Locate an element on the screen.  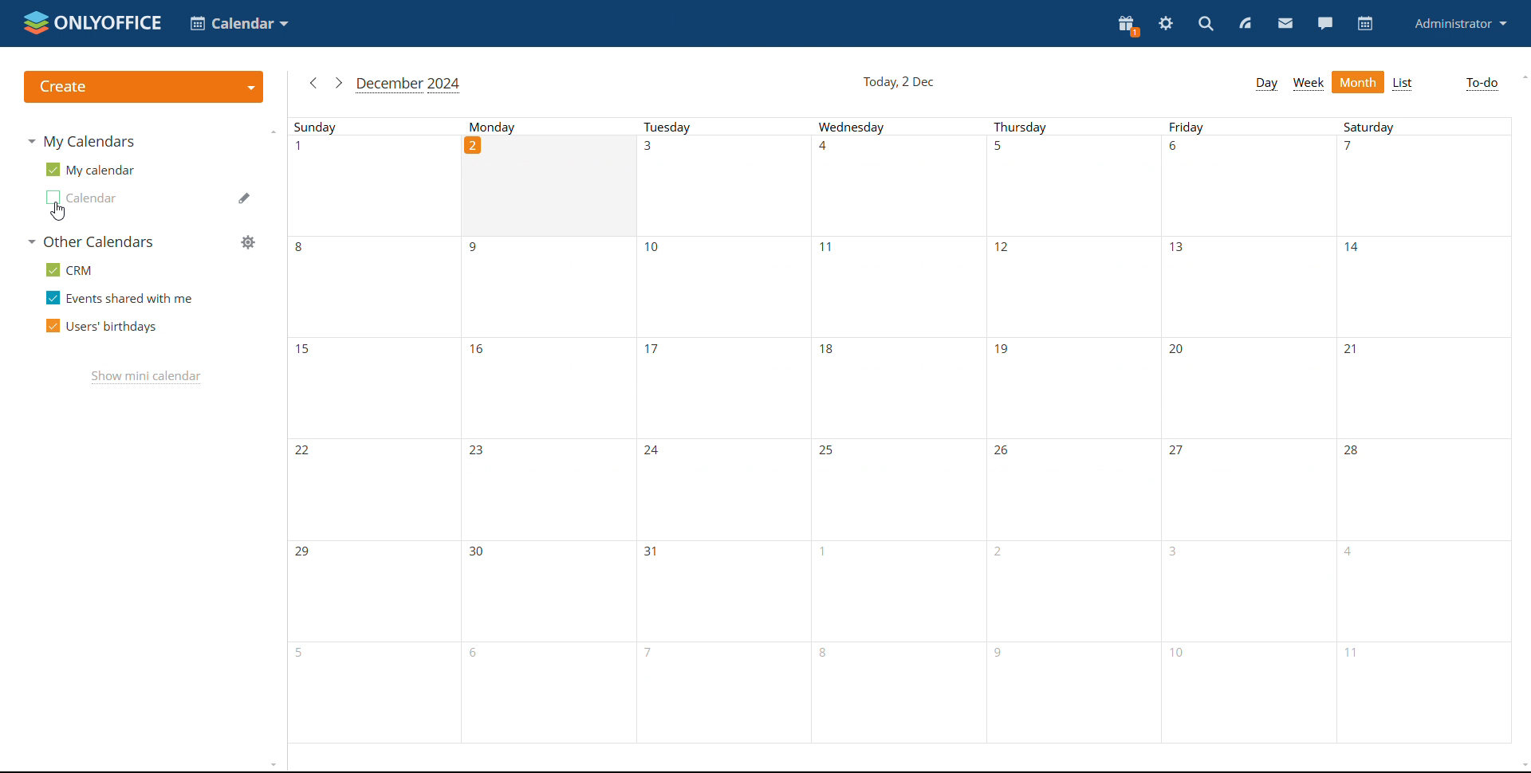
13 is located at coordinates (1252, 287).